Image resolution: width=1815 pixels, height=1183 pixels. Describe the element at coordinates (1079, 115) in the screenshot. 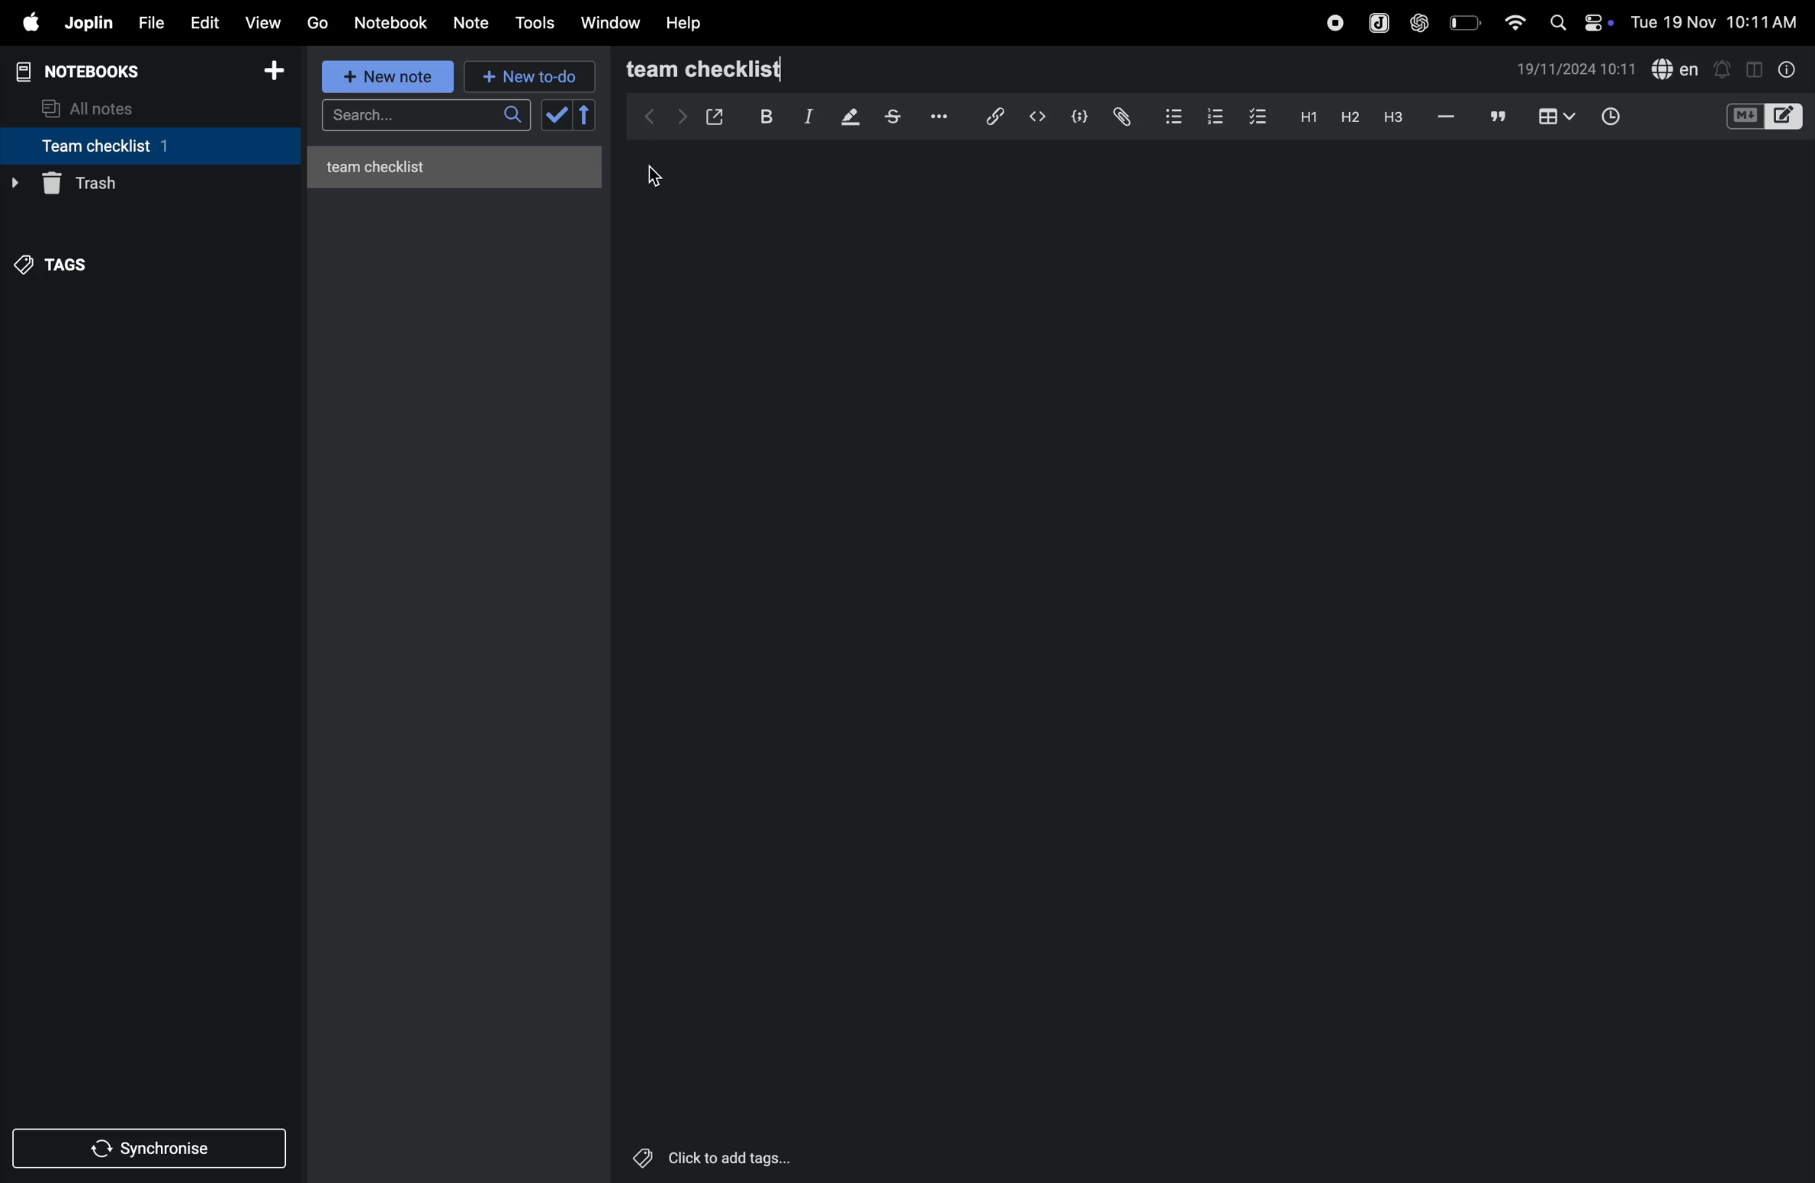

I see `code block` at that location.